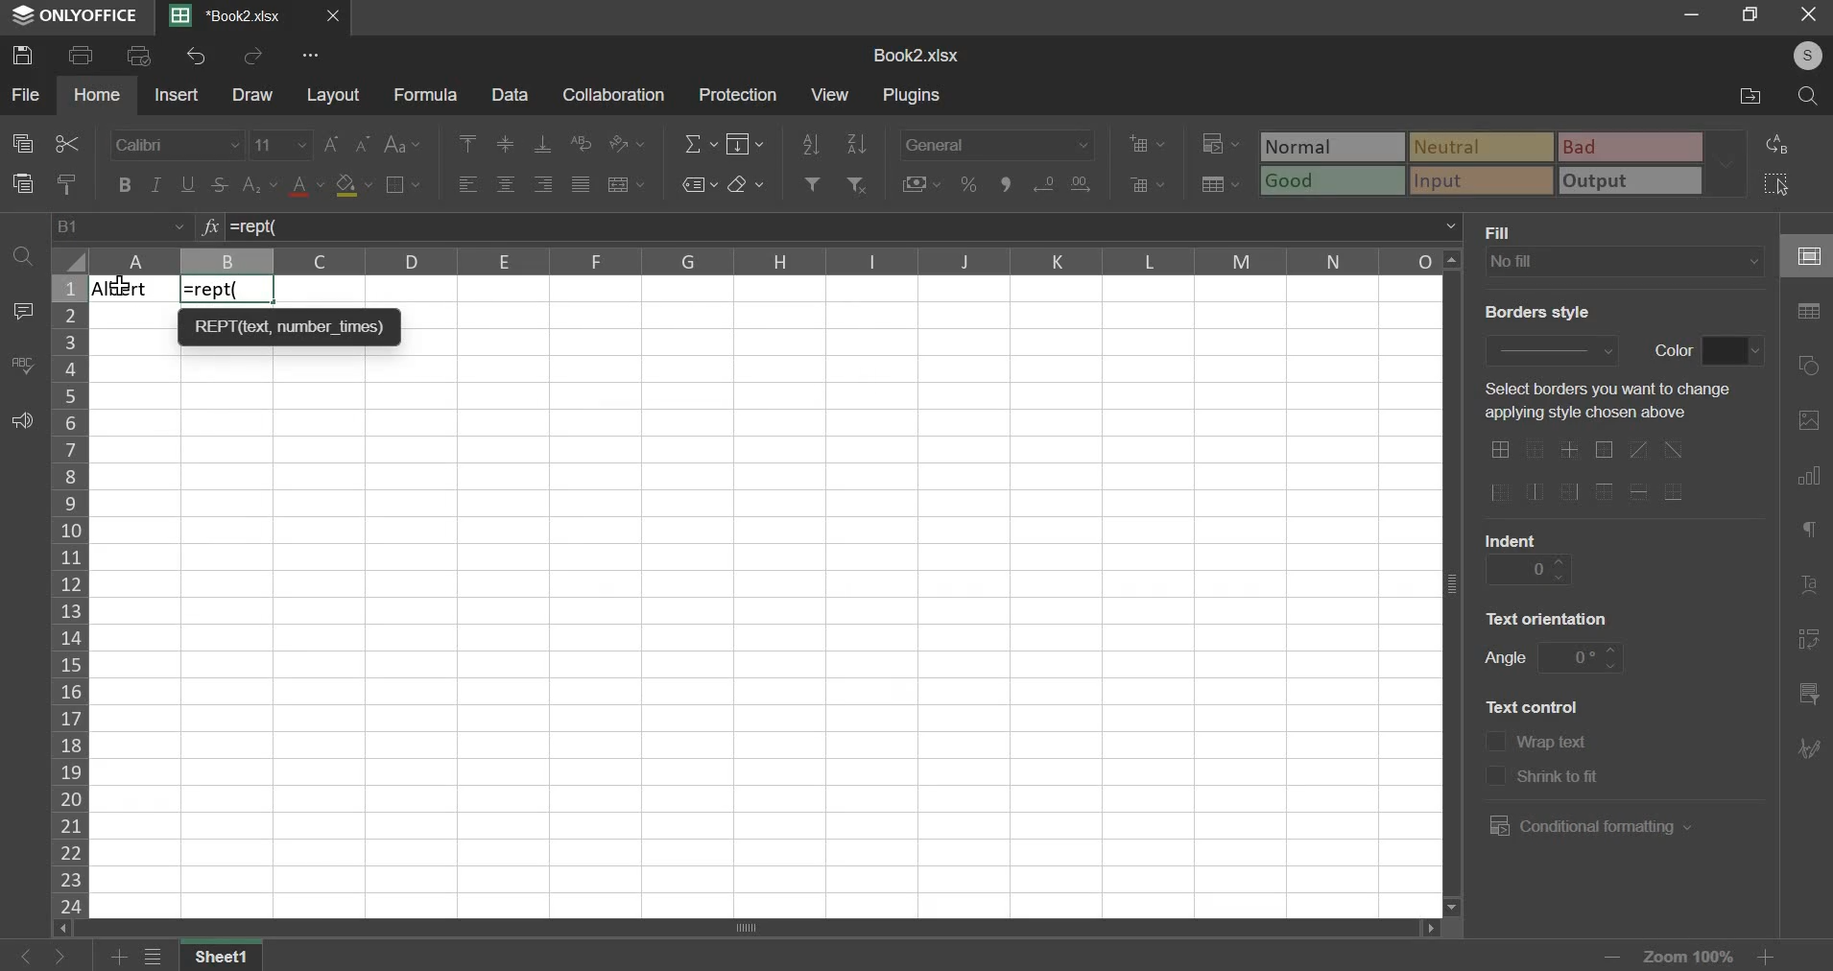 The image size is (1833, 971). I want to click on cursor, so click(126, 286).